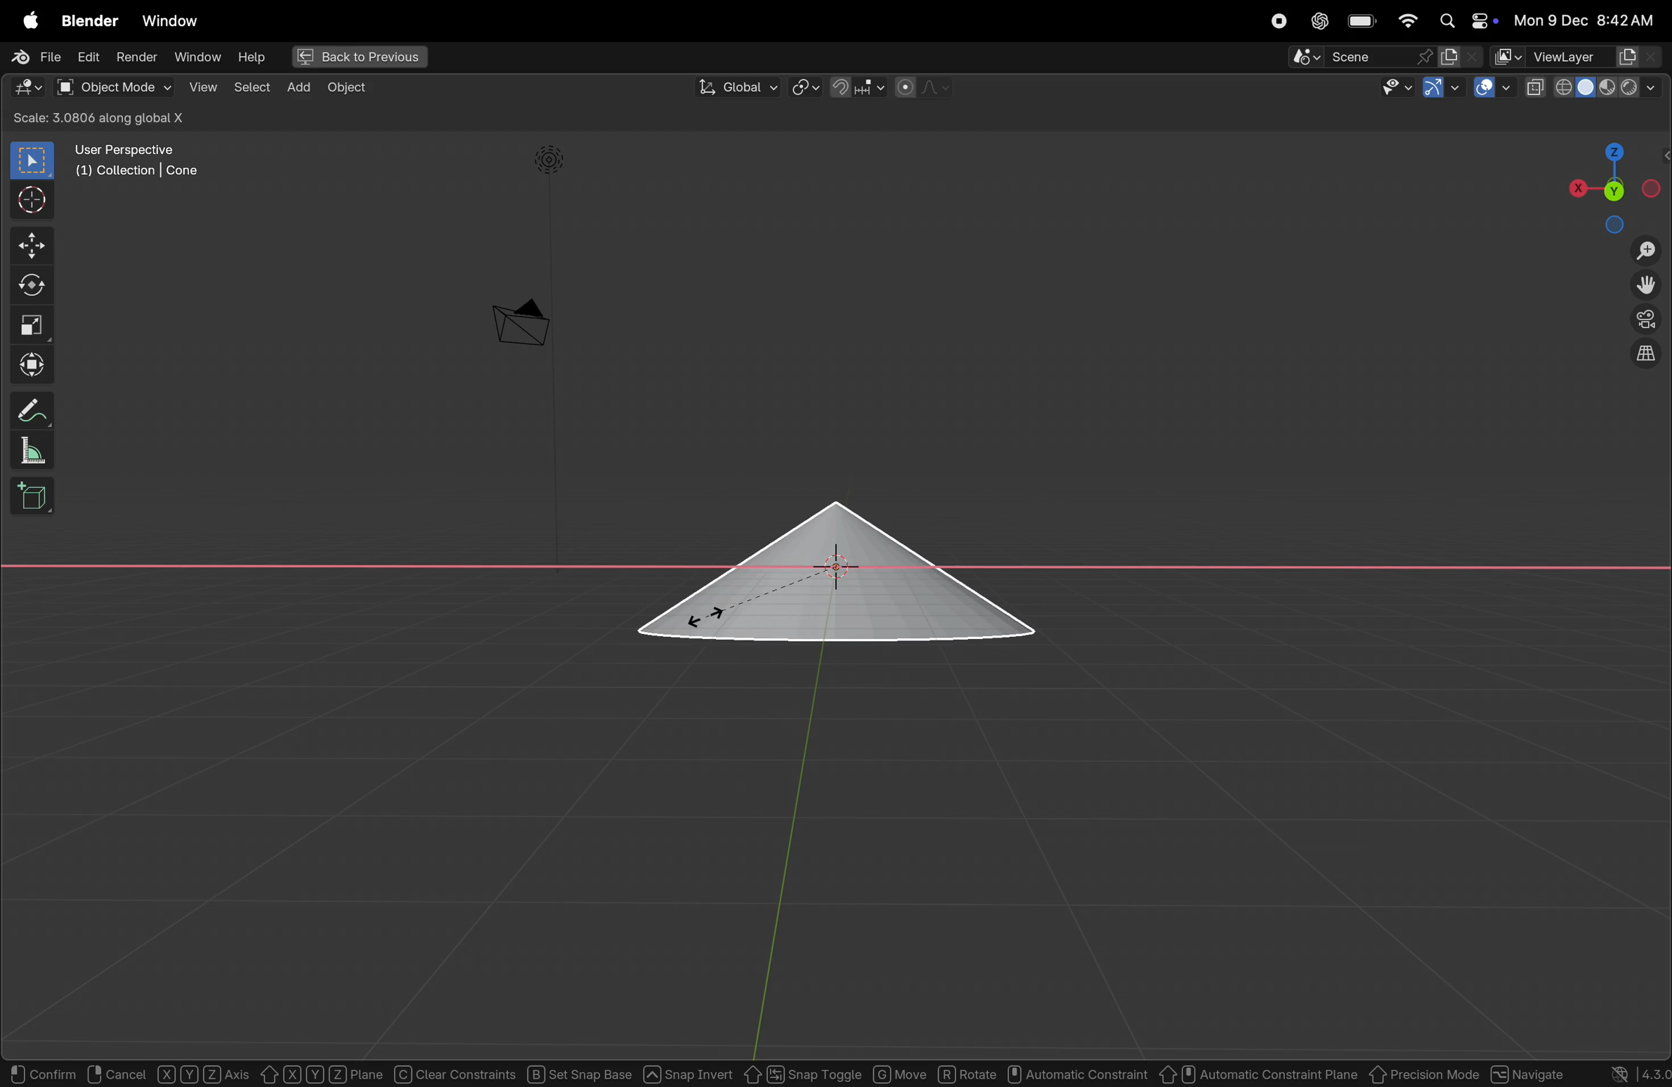 The image size is (1672, 1087). What do you see at coordinates (1279, 21) in the screenshot?
I see `record` at bounding box center [1279, 21].